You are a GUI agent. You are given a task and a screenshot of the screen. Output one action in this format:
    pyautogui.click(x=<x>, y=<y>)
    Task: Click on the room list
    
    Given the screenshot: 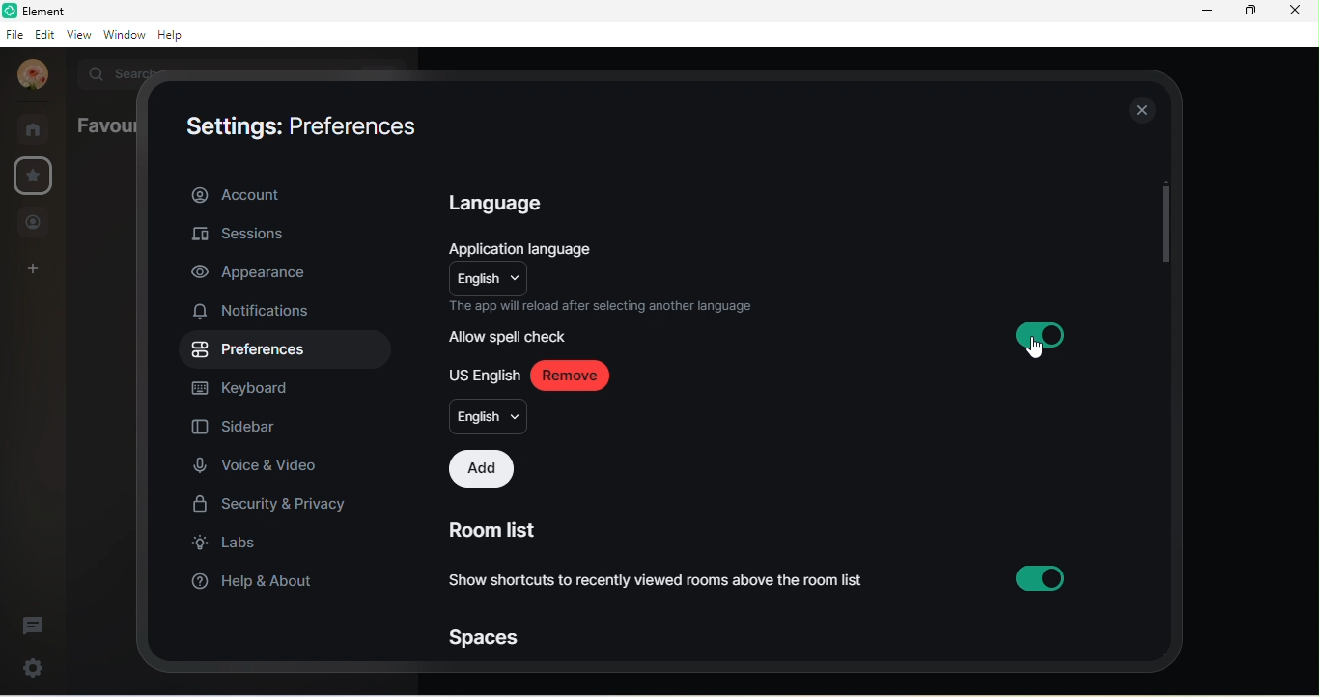 What is the action you would take?
    pyautogui.click(x=504, y=531)
    